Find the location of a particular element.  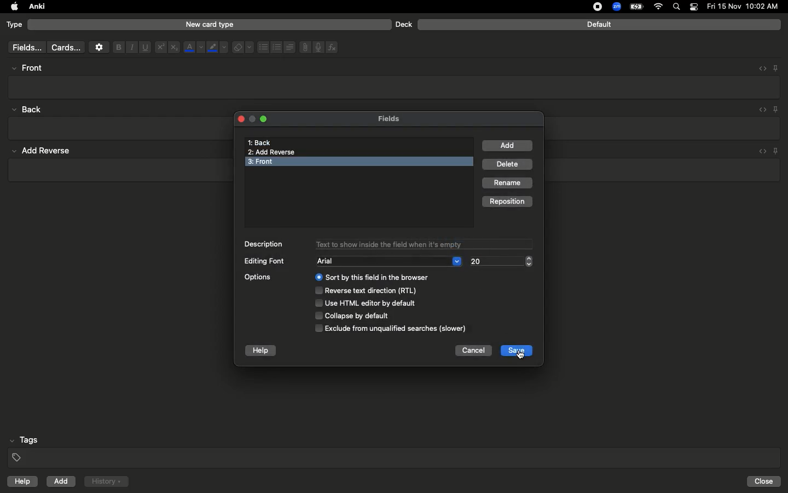

Fields is located at coordinates (396, 118).